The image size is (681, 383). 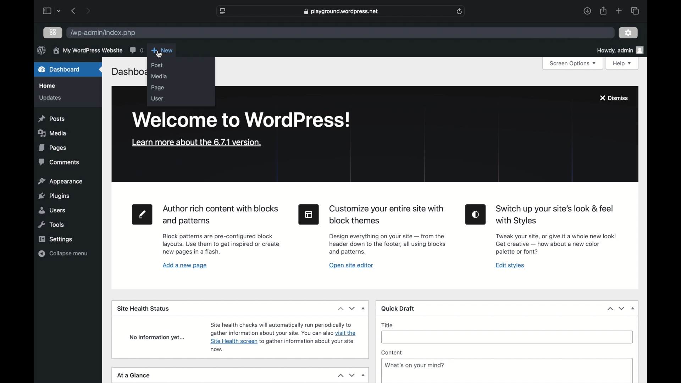 I want to click on screen options, so click(x=573, y=64).